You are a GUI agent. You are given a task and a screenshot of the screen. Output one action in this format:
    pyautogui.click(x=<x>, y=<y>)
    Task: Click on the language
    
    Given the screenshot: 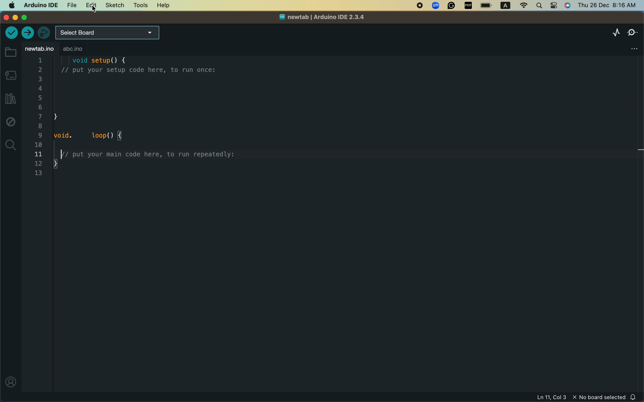 What is the action you would take?
    pyautogui.click(x=503, y=6)
    